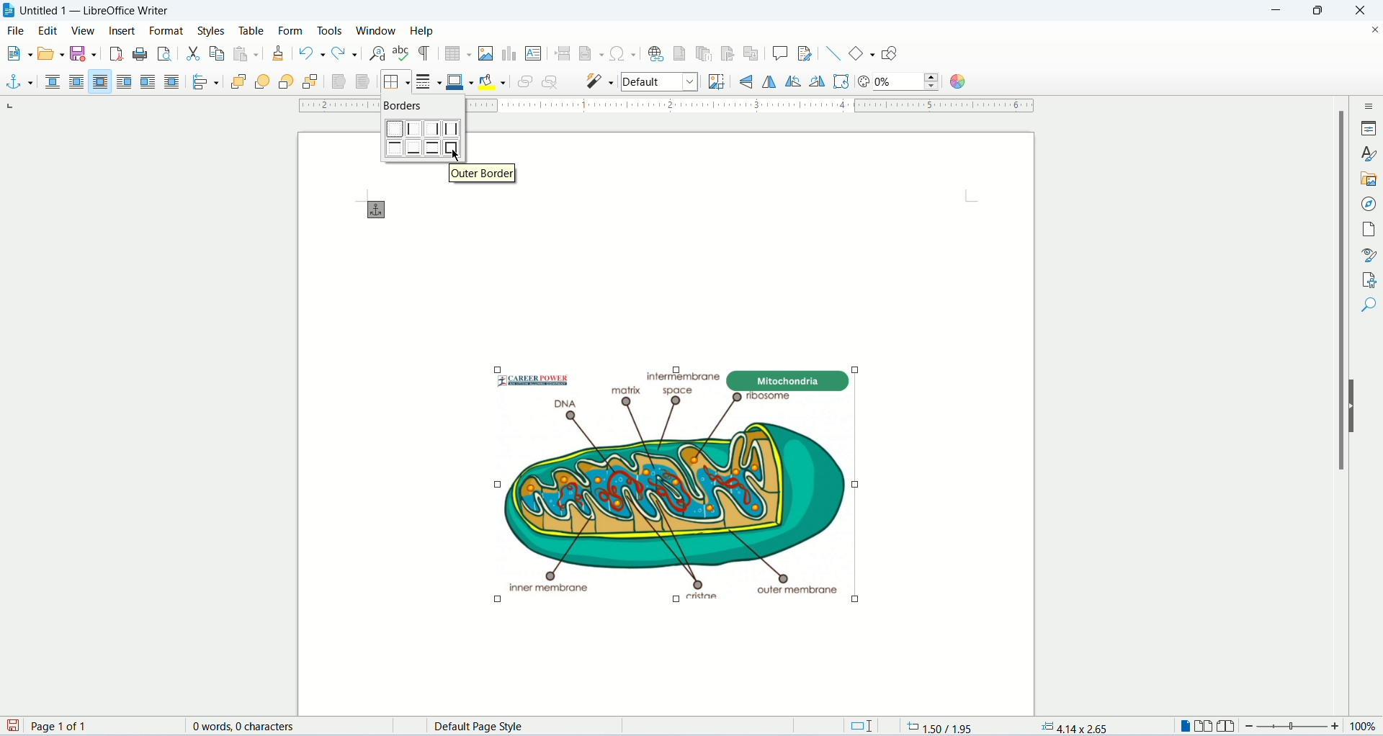 The height and width of the screenshot is (736, 1383). What do you see at coordinates (956, 82) in the screenshot?
I see `color` at bounding box center [956, 82].